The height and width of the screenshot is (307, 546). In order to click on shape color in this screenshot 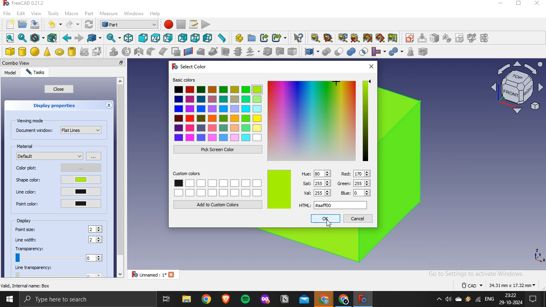, I will do `click(56, 180)`.